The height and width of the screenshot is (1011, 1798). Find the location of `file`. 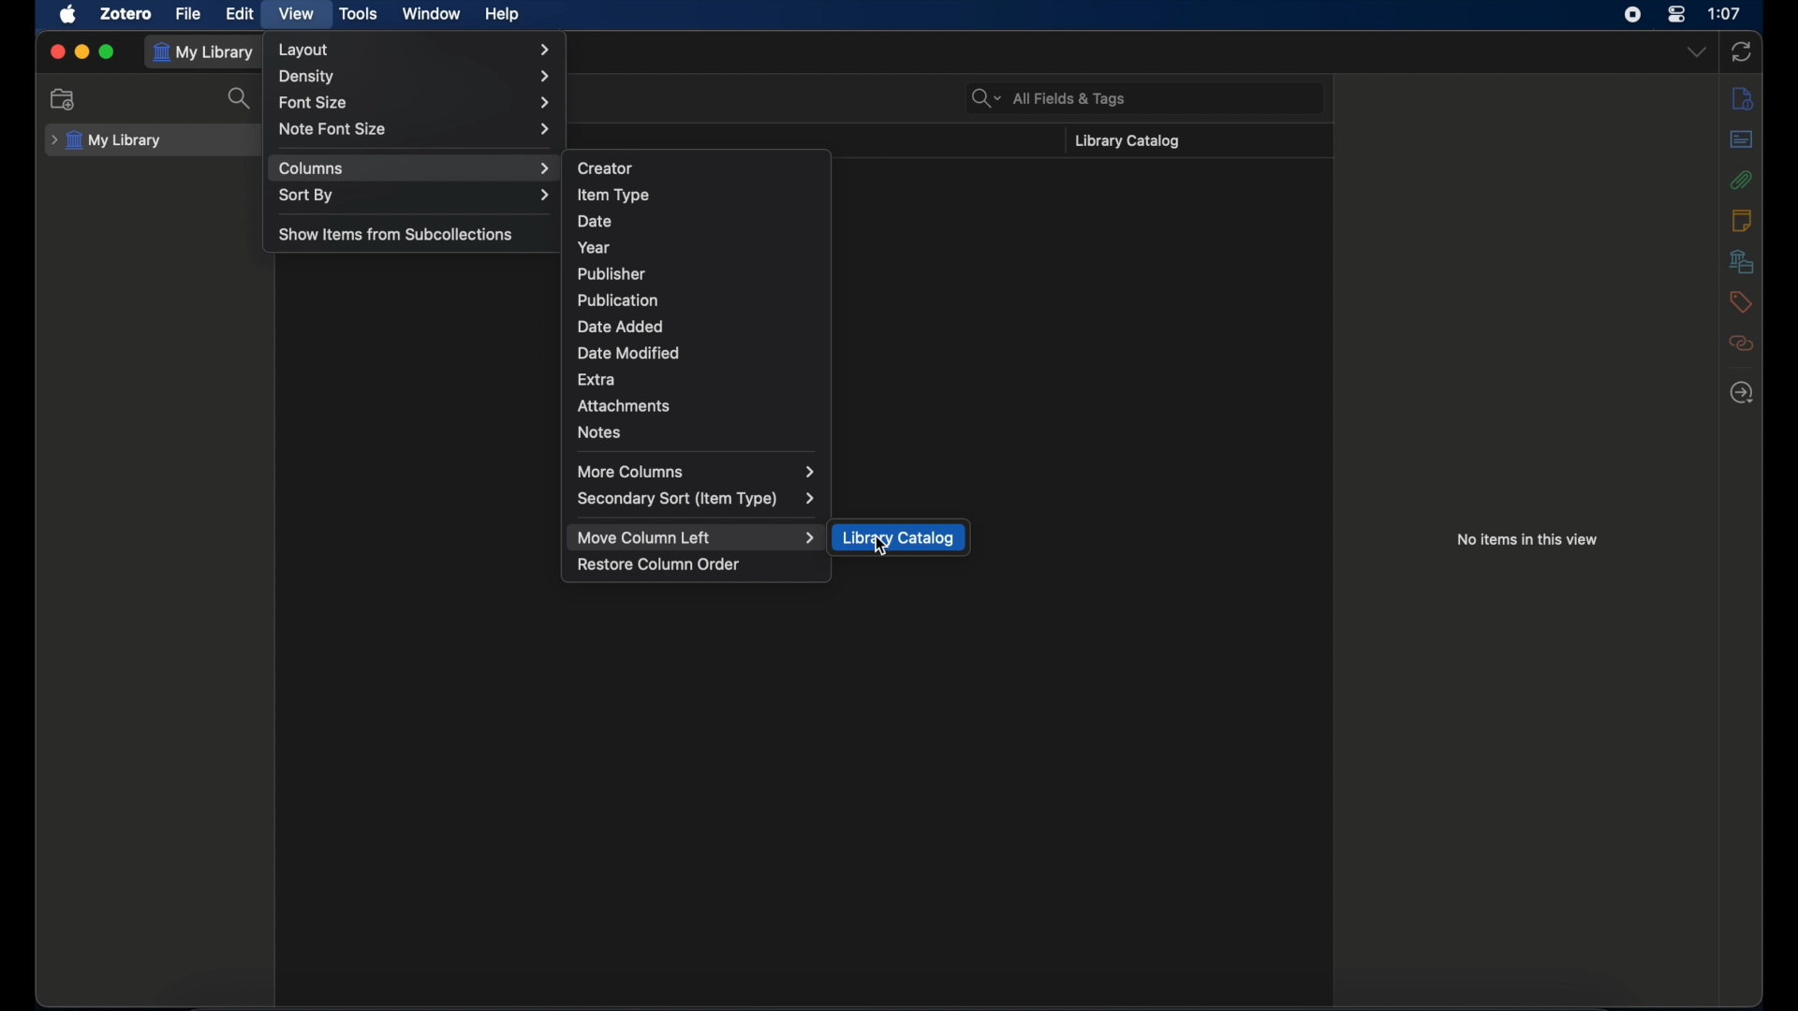

file is located at coordinates (189, 14).